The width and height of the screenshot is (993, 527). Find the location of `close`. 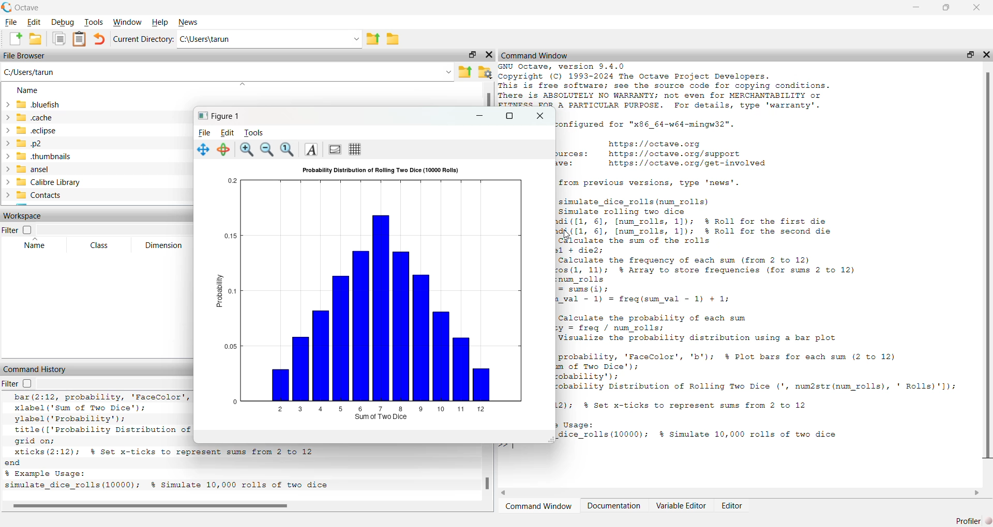

close is located at coordinates (541, 115).